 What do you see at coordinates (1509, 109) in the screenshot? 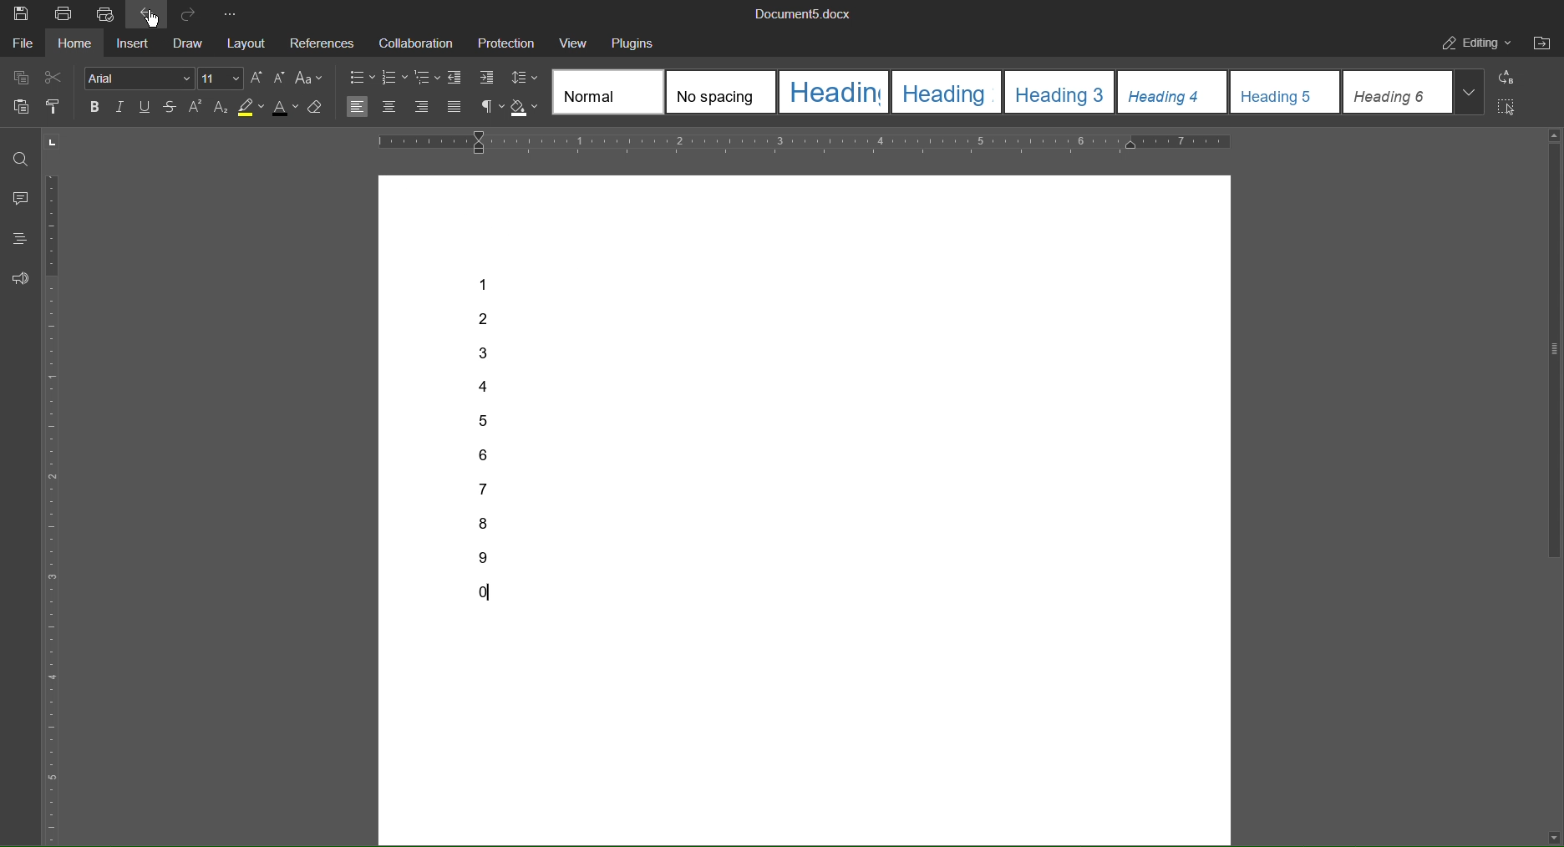
I see `Select All` at bounding box center [1509, 109].